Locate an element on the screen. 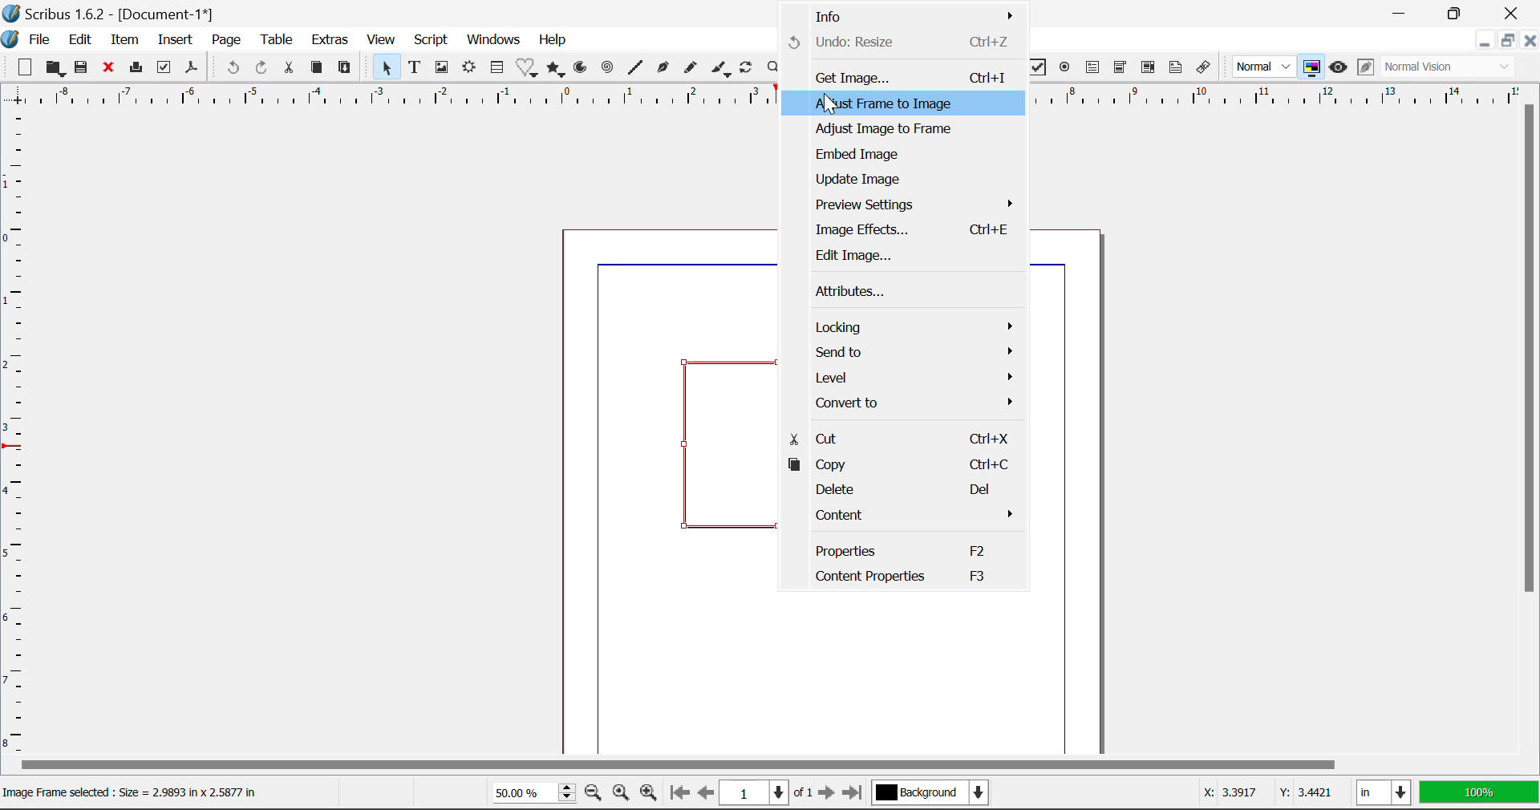 This screenshot has width=1540, height=810. Insert is located at coordinates (176, 41).